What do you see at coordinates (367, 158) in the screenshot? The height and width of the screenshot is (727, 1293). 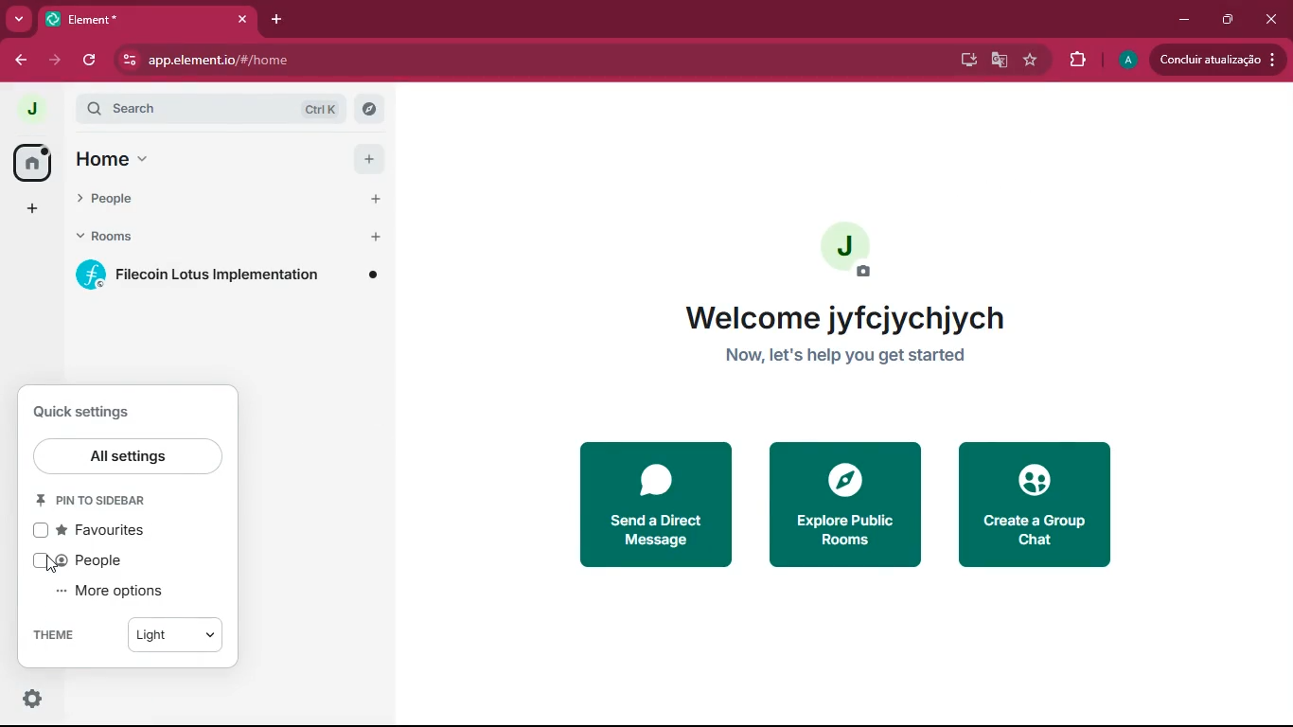 I see `add` at bounding box center [367, 158].